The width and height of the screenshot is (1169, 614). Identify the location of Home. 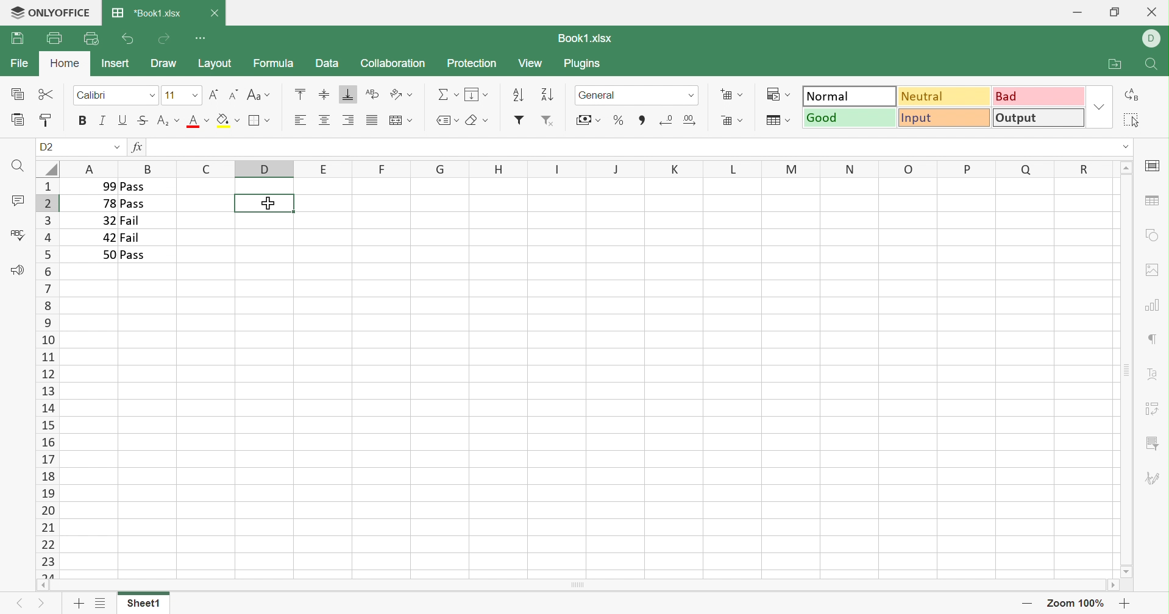
(65, 64).